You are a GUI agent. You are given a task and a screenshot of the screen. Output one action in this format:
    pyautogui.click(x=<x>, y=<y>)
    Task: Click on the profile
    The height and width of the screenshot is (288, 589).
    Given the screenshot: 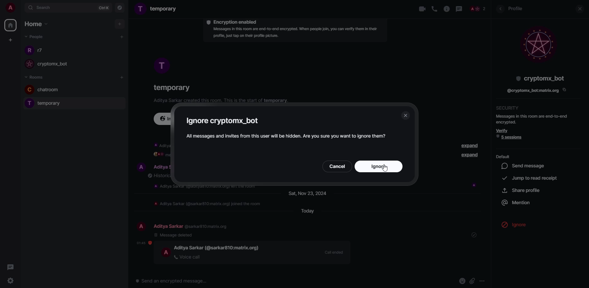 What is the action you would take?
    pyautogui.click(x=30, y=89)
    